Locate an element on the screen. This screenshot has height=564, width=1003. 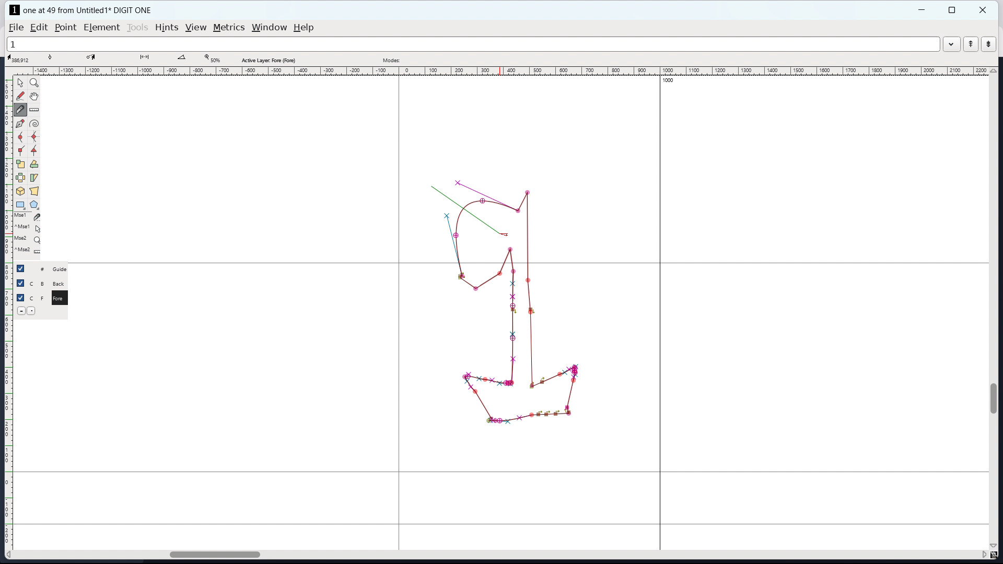
glyph is located at coordinates (516, 334).